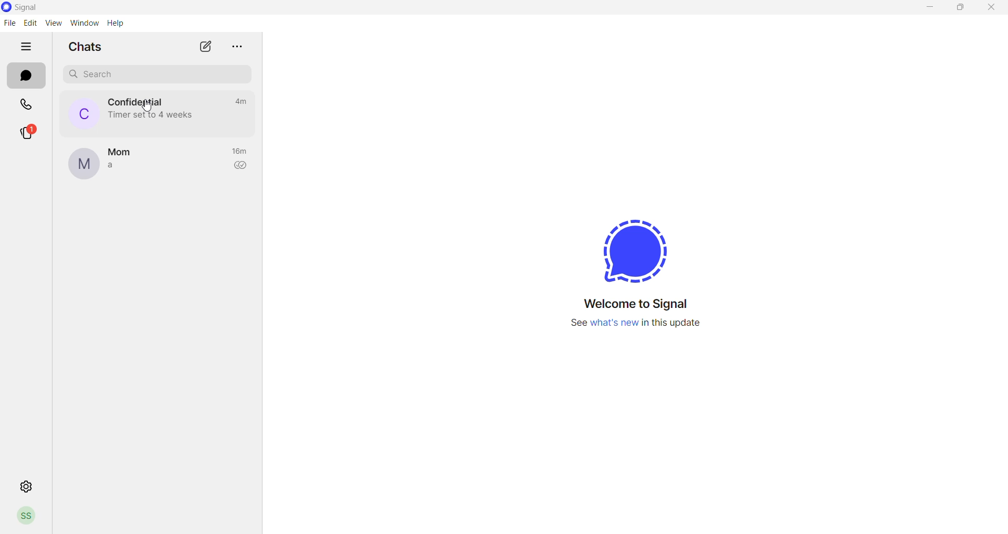 The image size is (1008, 534). What do you see at coordinates (82, 164) in the screenshot?
I see `profile picture` at bounding box center [82, 164].